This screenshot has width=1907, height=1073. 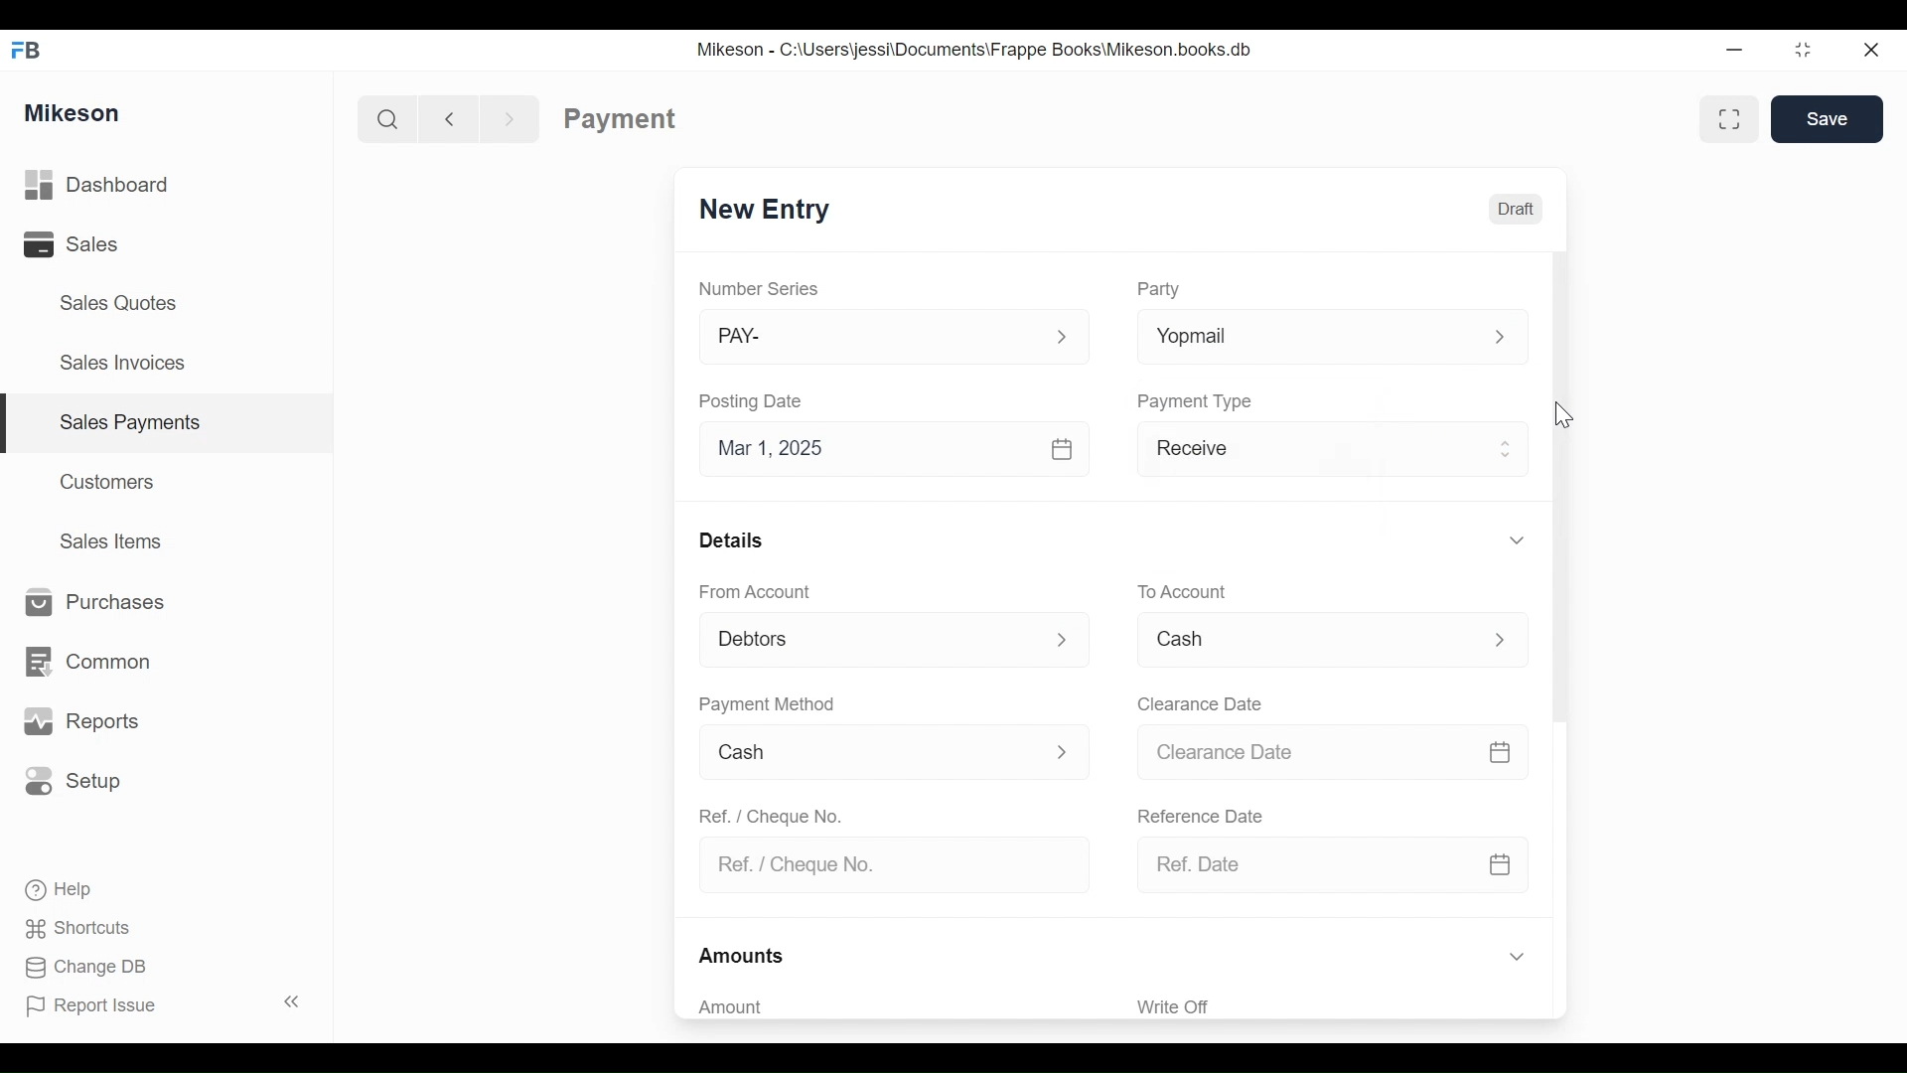 I want to click on Report Issue, so click(x=100, y=1006).